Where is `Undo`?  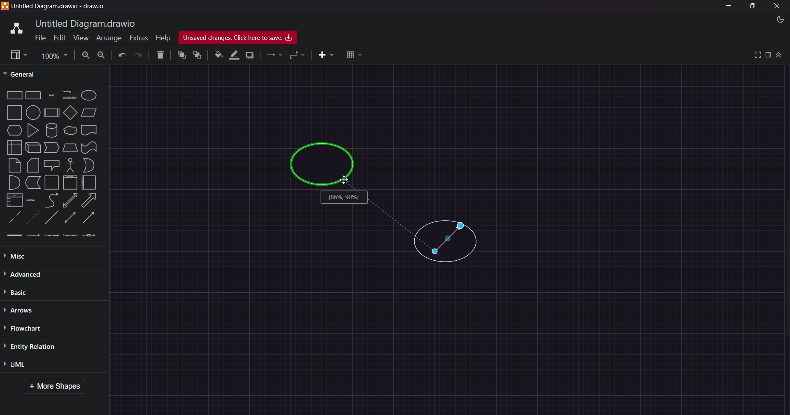 Undo is located at coordinates (122, 56).